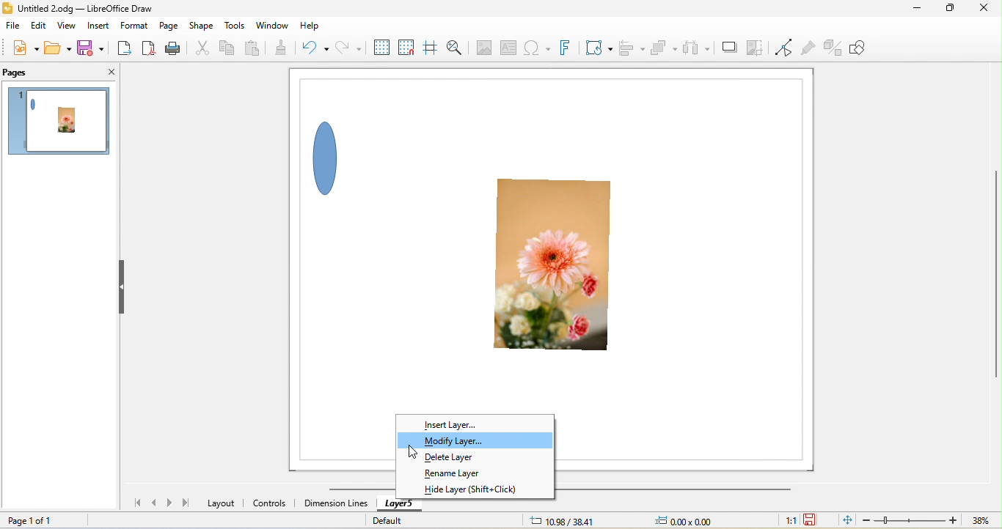 Image resolution: width=1002 pixels, height=529 pixels. Describe the element at coordinates (123, 47) in the screenshot. I see `export` at that location.